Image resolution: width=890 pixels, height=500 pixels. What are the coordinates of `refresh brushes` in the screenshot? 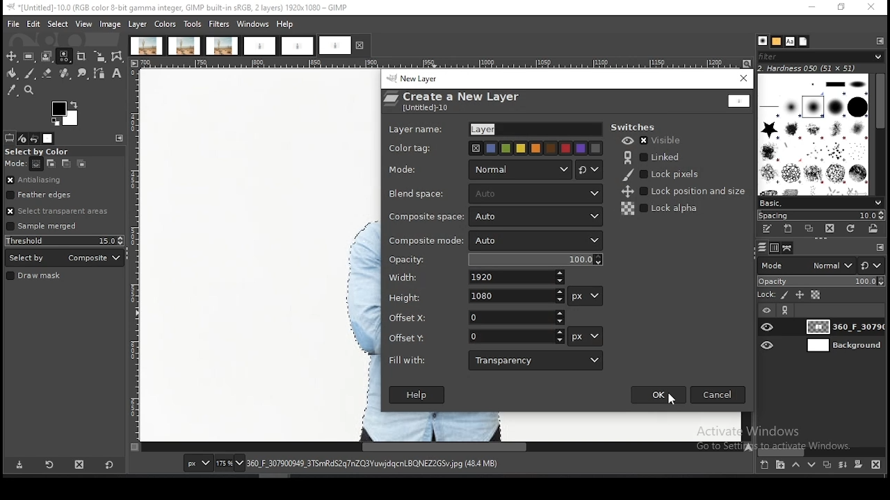 It's located at (849, 229).